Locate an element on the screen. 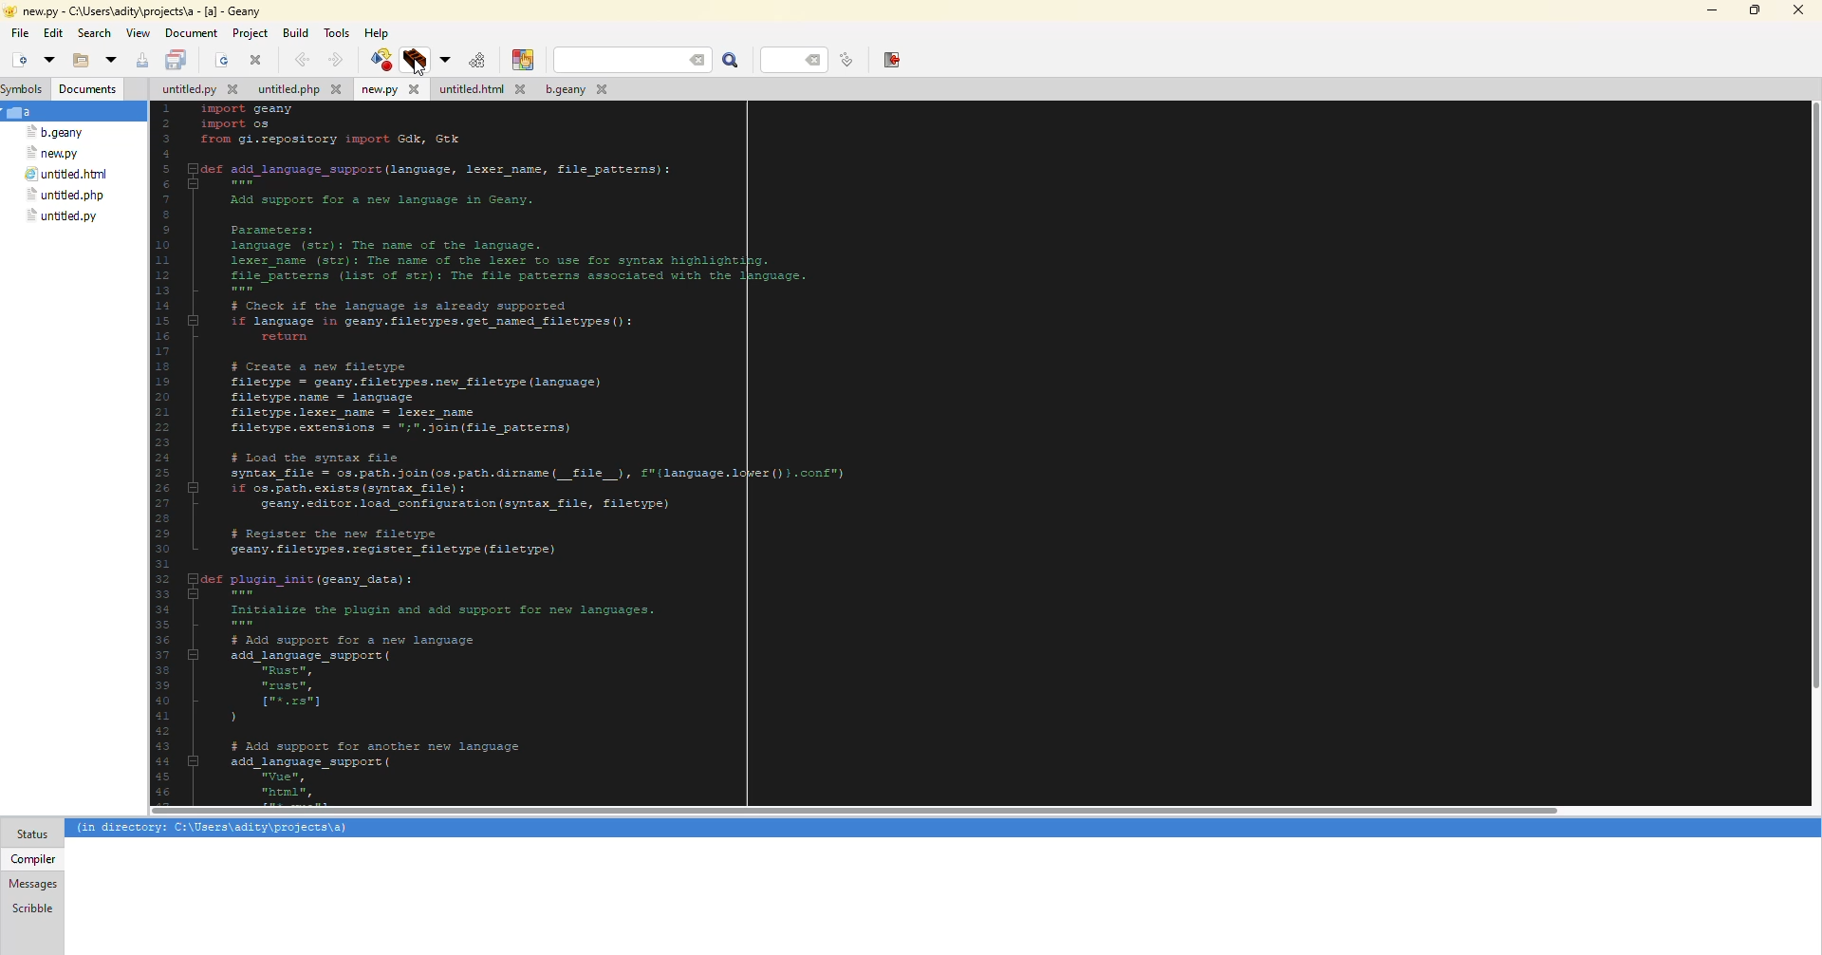 The image size is (1822, 955). scribble is located at coordinates (30, 908).